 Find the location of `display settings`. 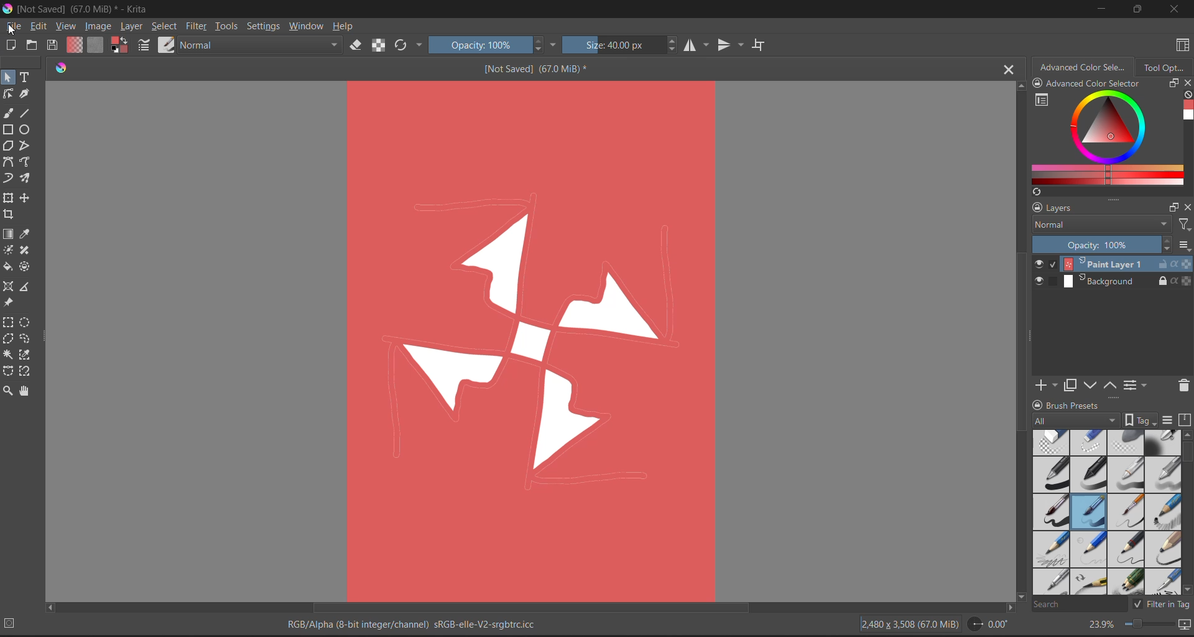

display settings is located at coordinates (1170, 421).